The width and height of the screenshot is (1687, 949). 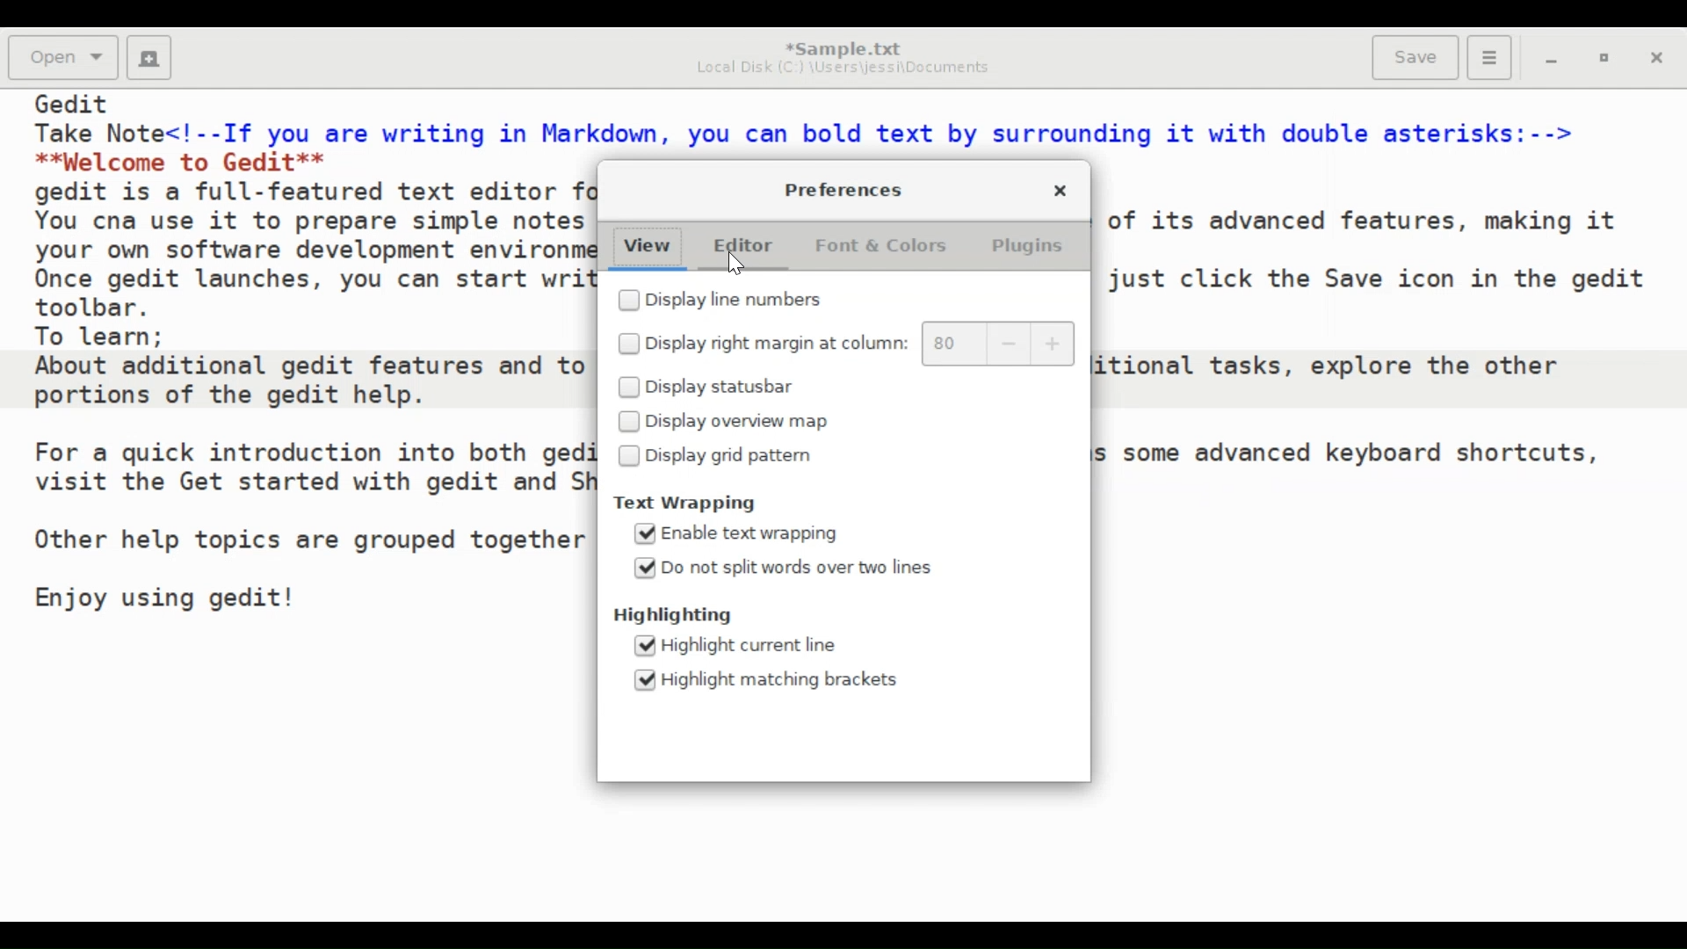 What do you see at coordinates (1415, 55) in the screenshot?
I see `Save` at bounding box center [1415, 55].